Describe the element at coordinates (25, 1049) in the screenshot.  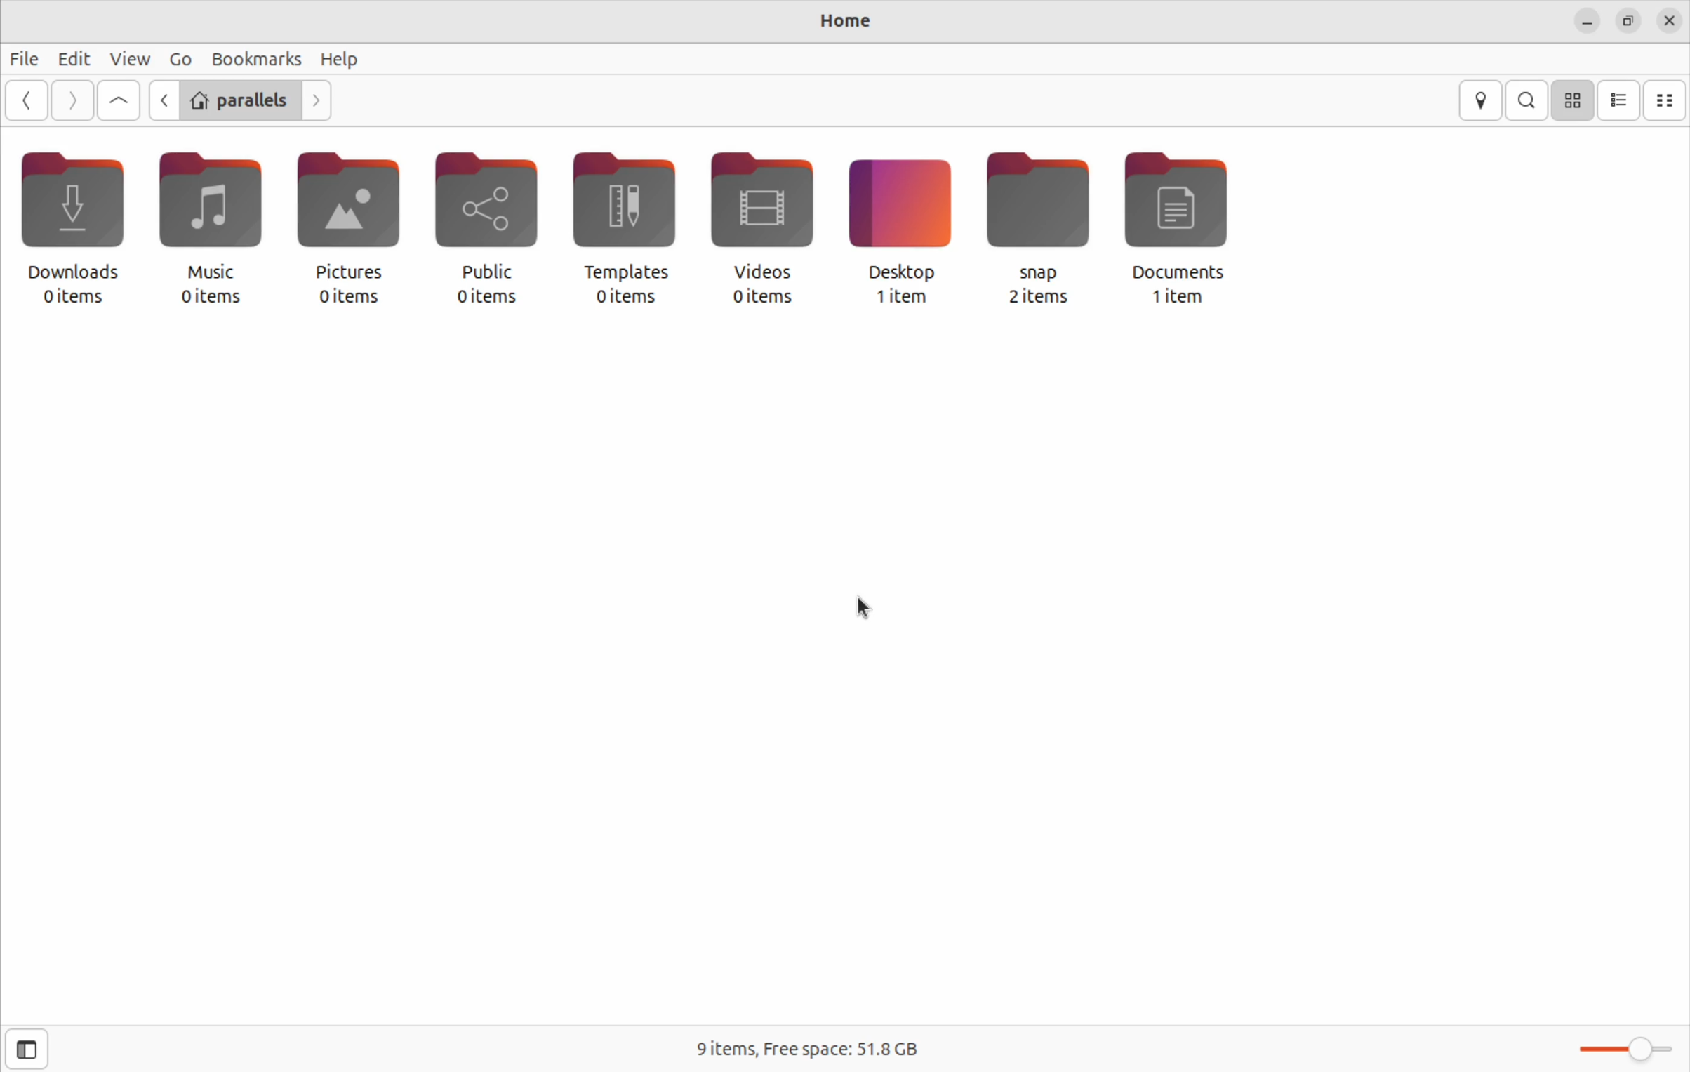
I see `Show side bar` at that location.